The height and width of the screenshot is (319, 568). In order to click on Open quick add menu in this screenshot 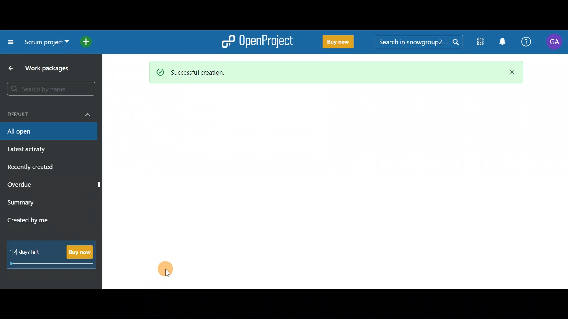, I will do `click(87, 40)`.